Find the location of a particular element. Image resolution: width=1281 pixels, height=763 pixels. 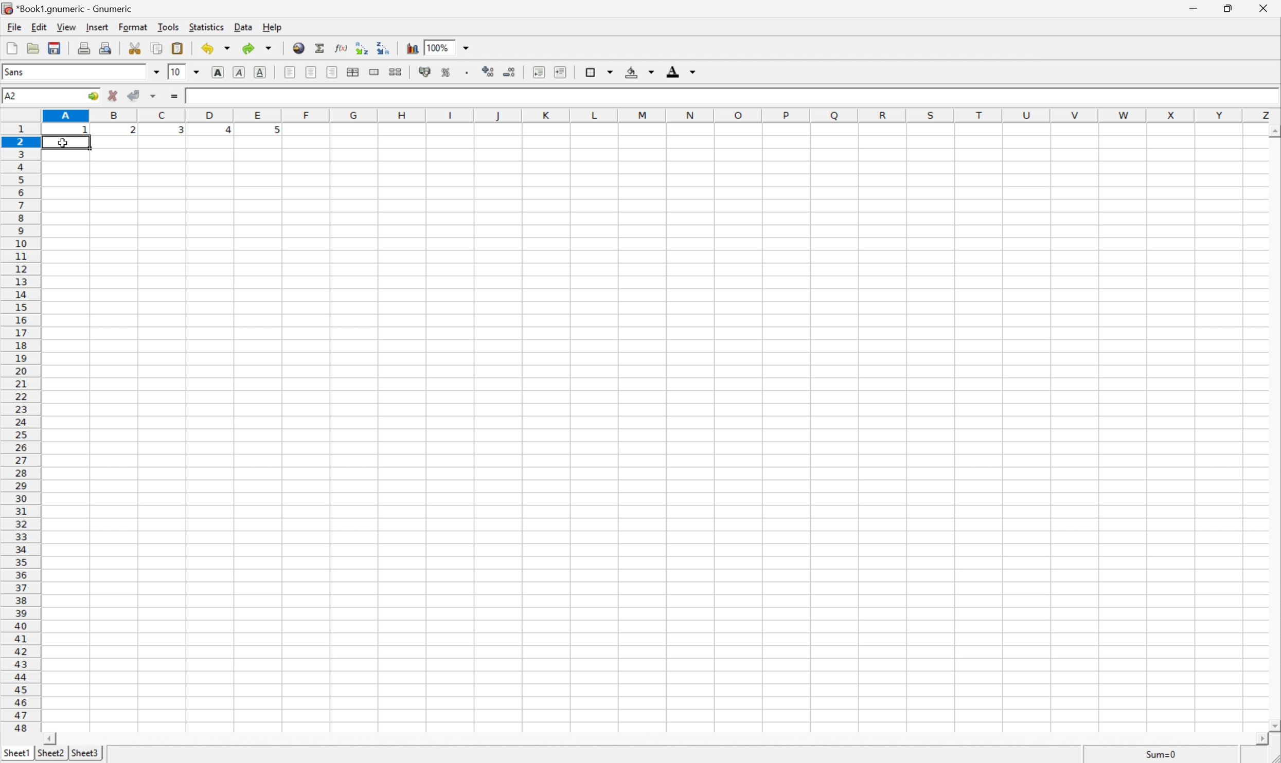

borders is located at coordinates (600, 70).